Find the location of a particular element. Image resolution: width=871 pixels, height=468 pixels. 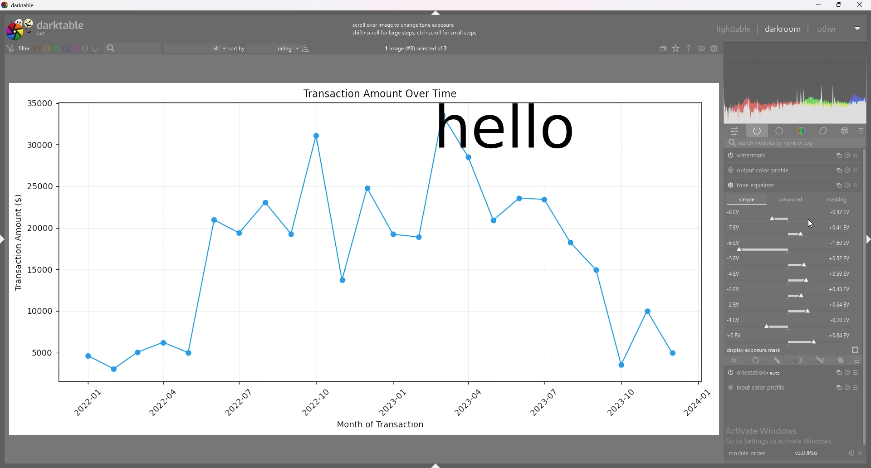

hide sidebar is located at coordinates (868, 240).